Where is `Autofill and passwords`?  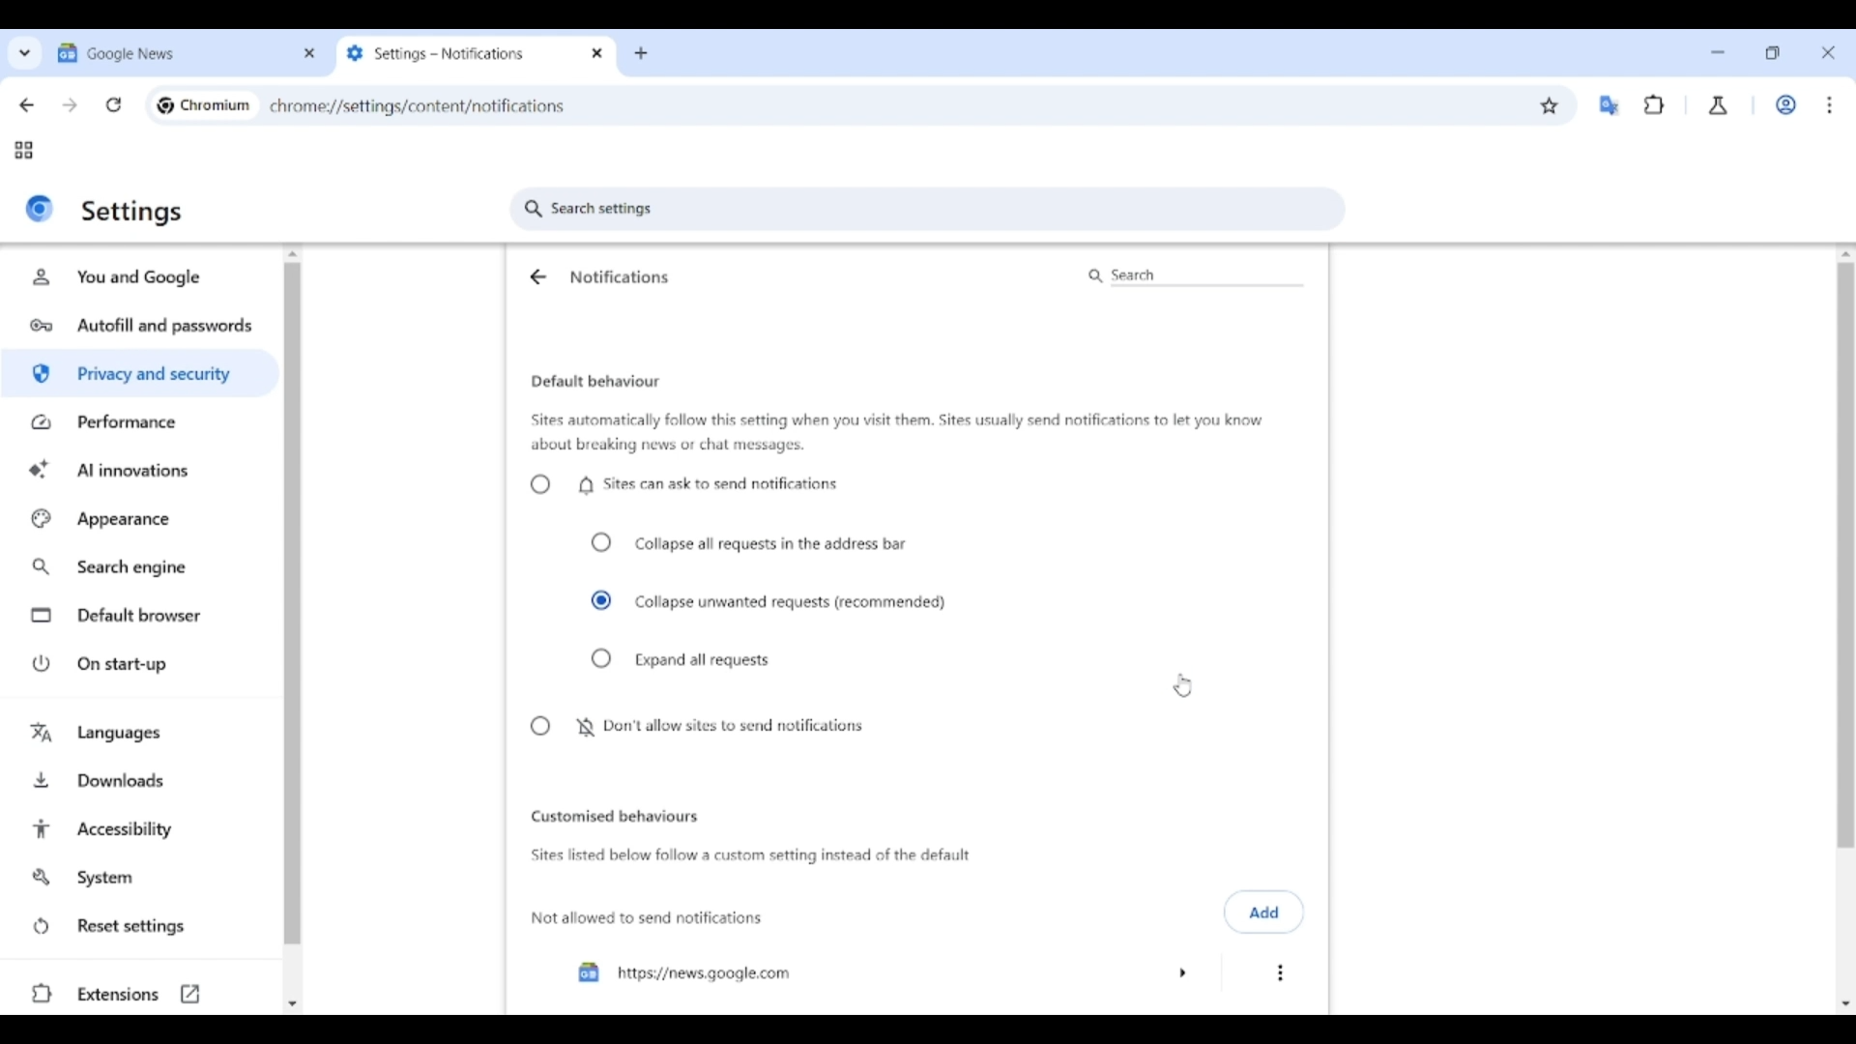 Autofill and passwords is located at coordinates (143, 327).